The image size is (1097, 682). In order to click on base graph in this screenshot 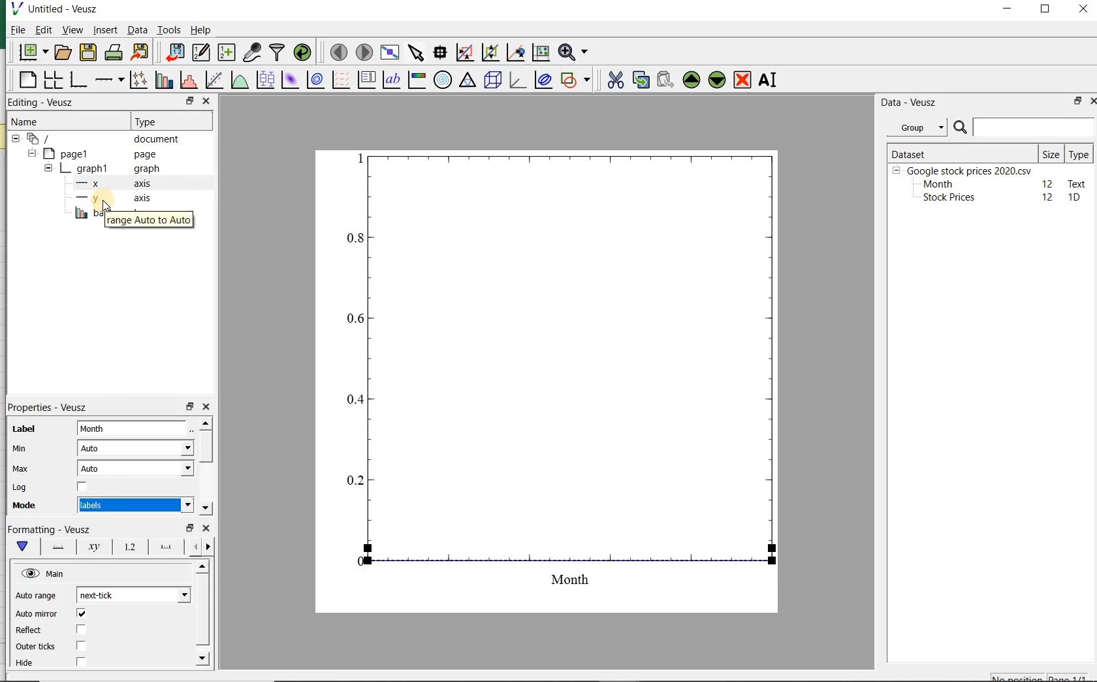, I will do `click(78, 80)`.